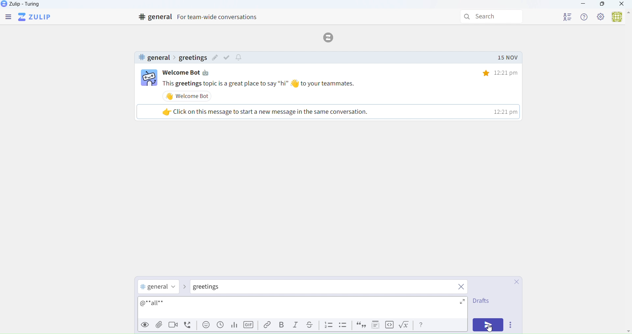 Image resolution: width=632 pixels, height=334 pixels. I want to click on edit, so click(215, 59).